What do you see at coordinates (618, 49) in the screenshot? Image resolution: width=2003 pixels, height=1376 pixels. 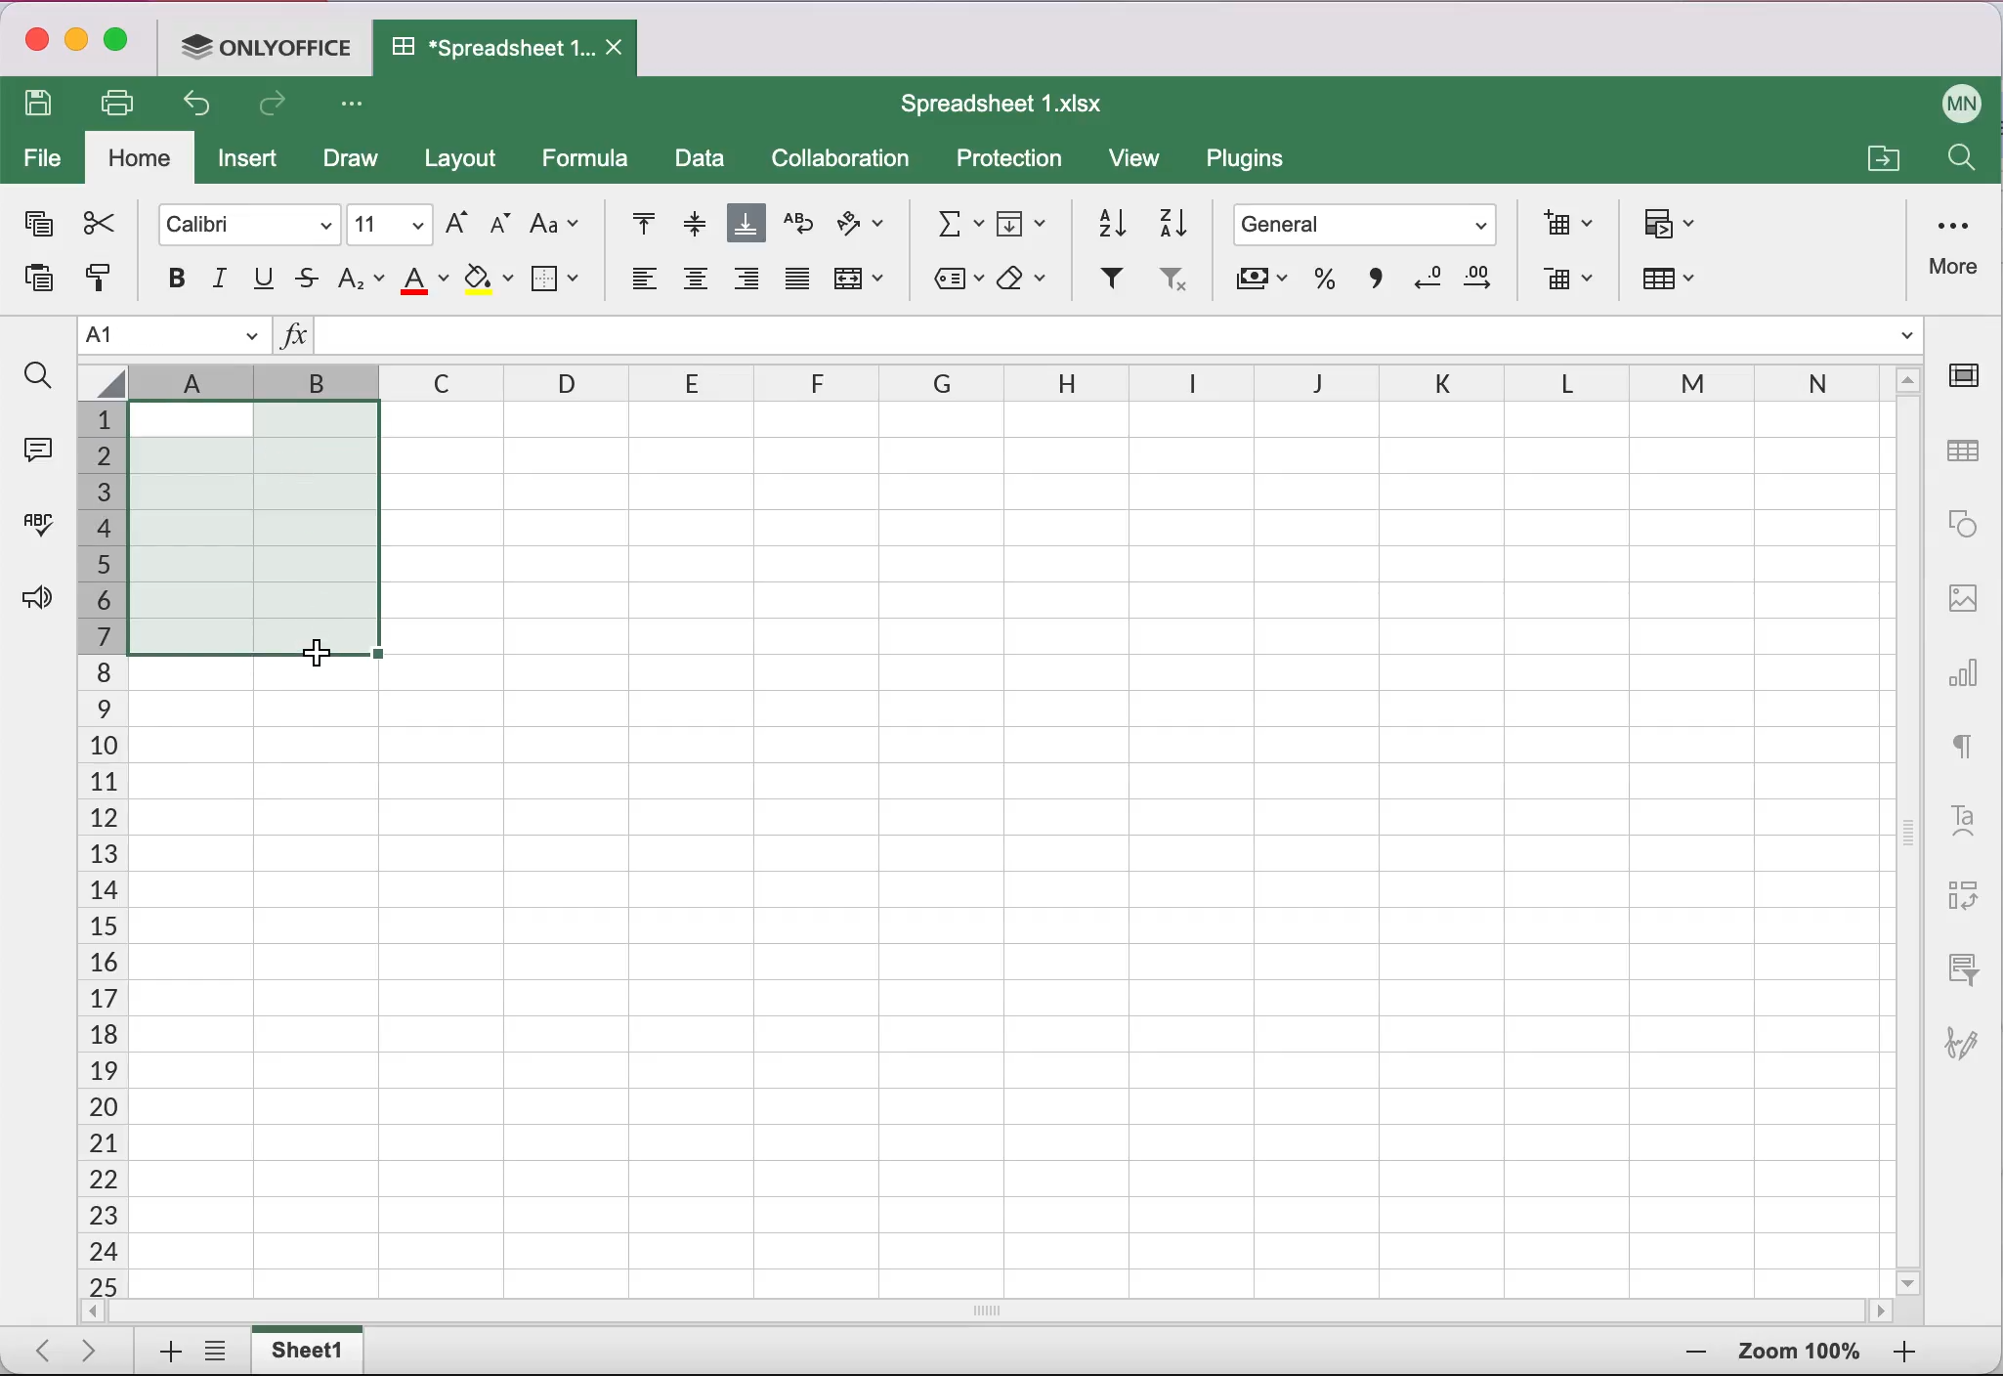 I see `Close` at bounding box center [618, 49].